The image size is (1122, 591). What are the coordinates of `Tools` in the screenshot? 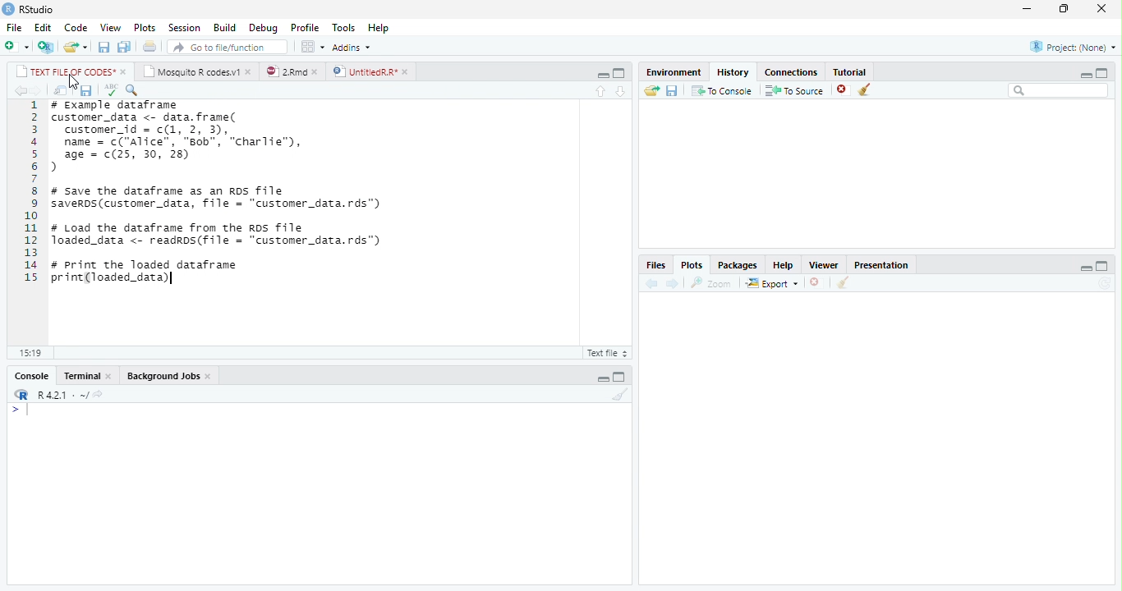 It's located at (343, 26).